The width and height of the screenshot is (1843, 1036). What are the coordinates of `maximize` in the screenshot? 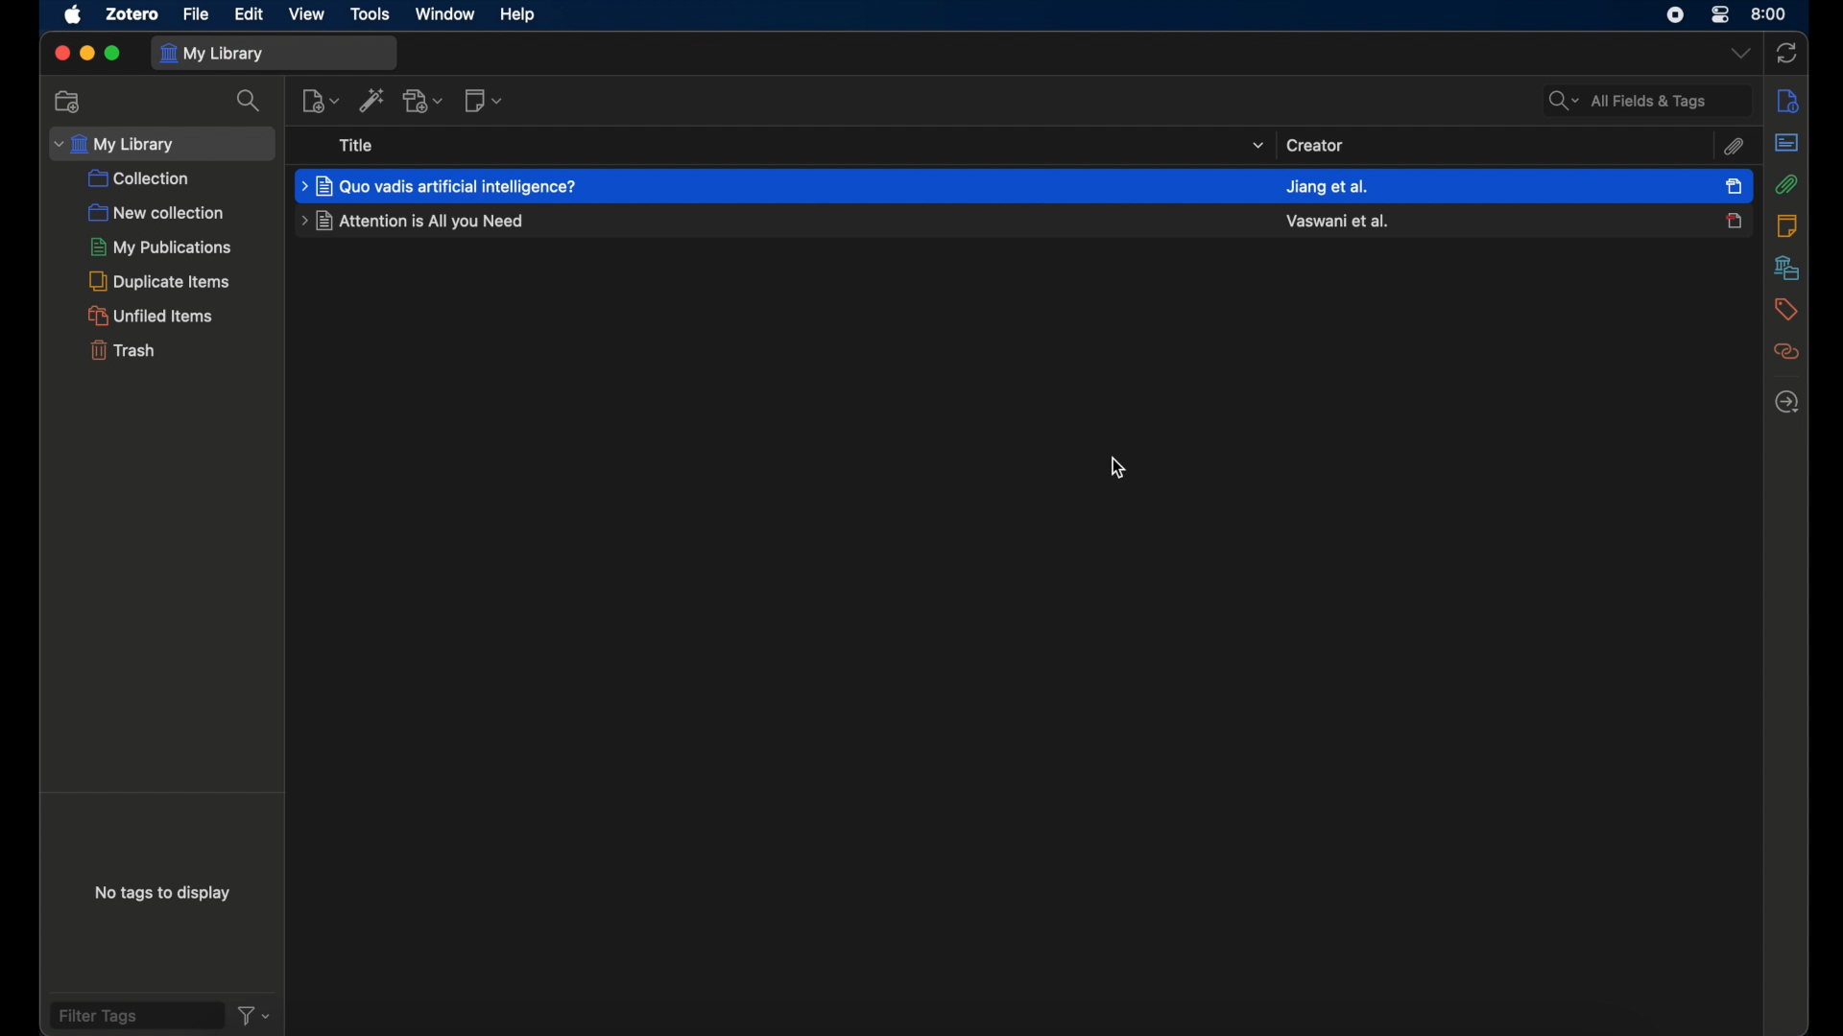 It's located at (114, 54).